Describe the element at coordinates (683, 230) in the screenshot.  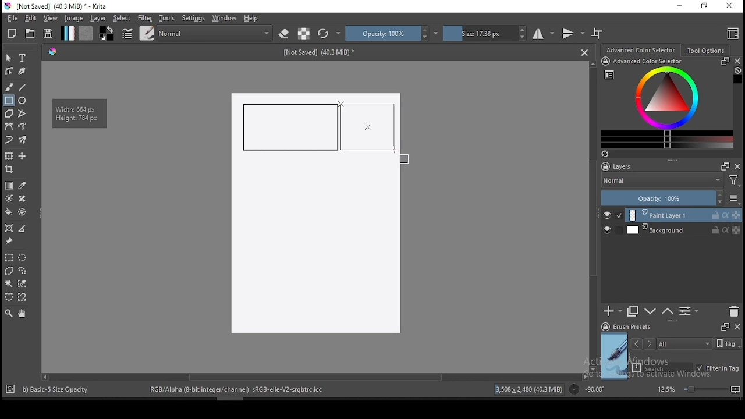
I see `layer` at that location.